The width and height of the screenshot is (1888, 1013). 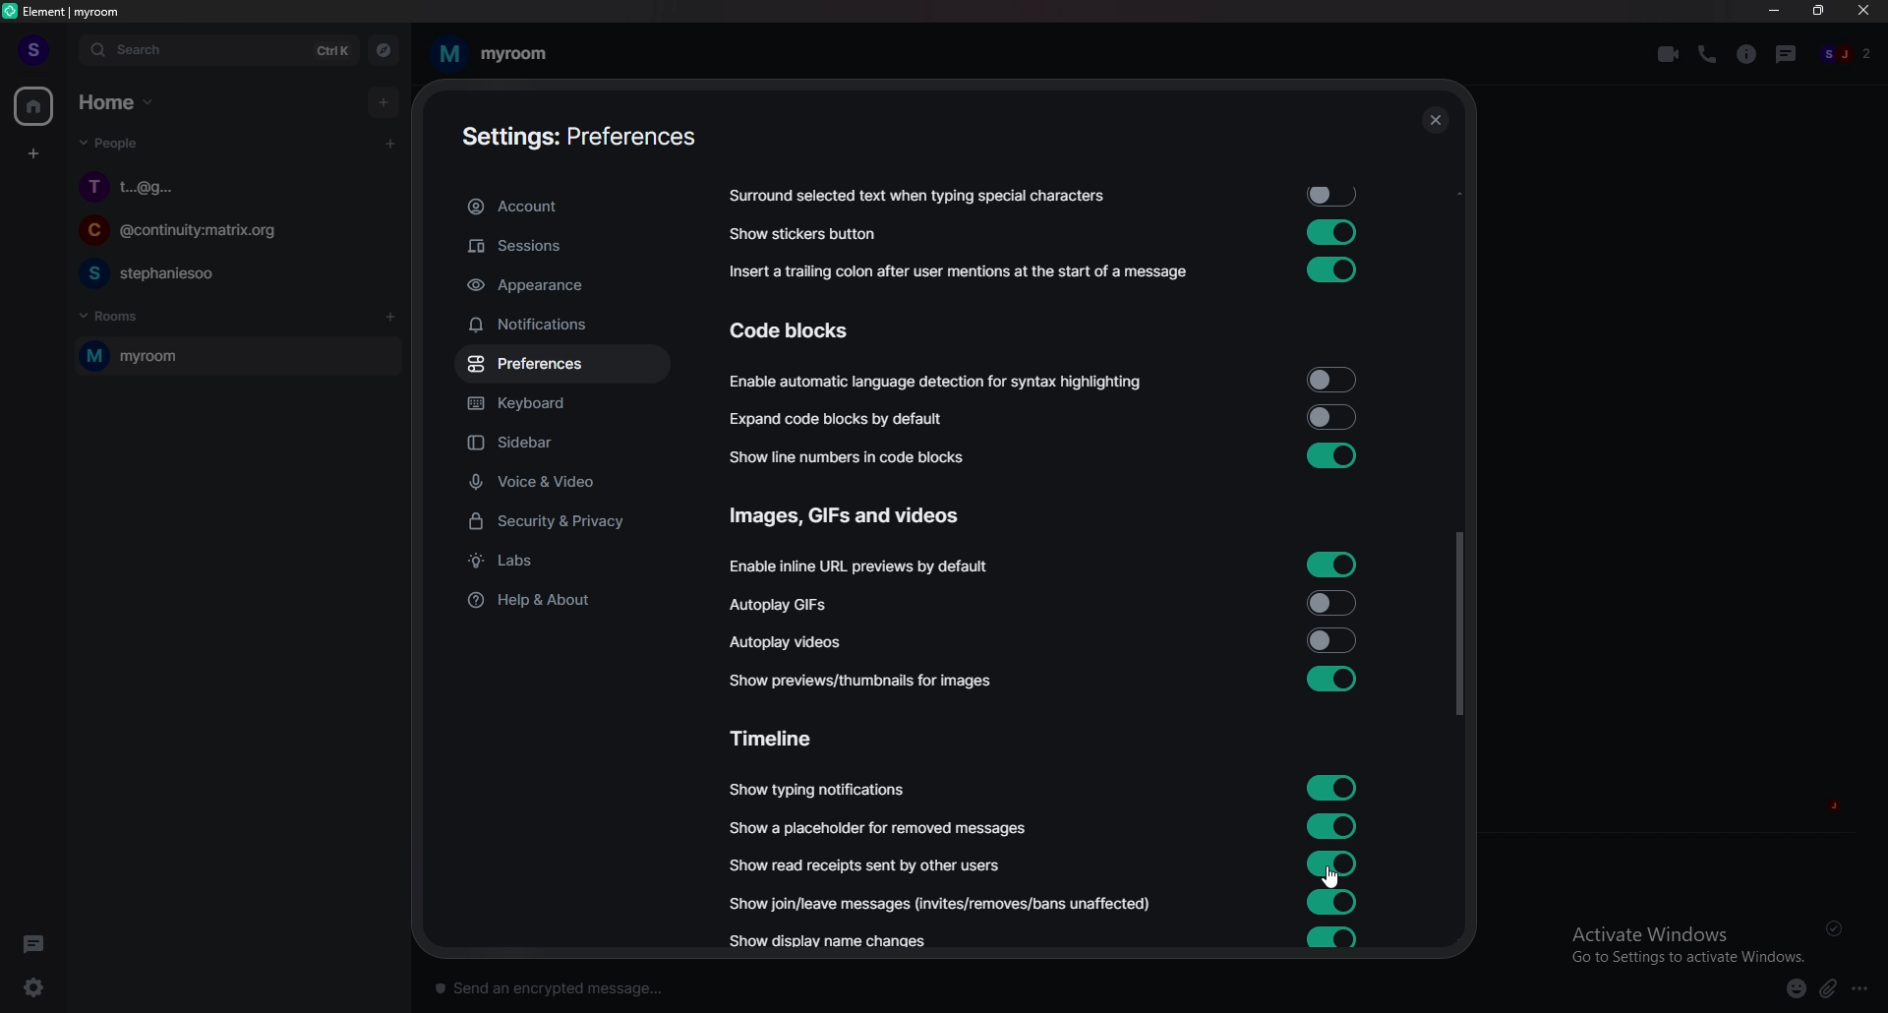 I want to click on settings, so click(x=45, y=987).